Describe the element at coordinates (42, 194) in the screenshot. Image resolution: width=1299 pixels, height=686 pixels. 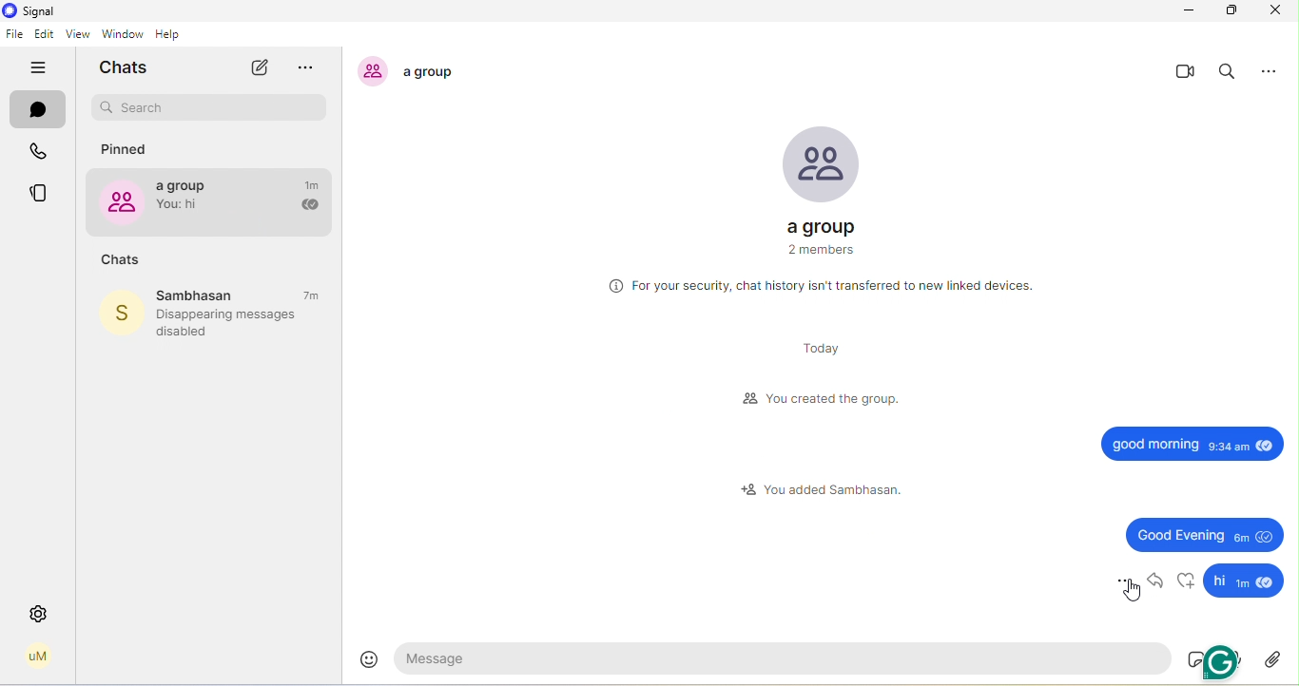
I see `status` at that location.